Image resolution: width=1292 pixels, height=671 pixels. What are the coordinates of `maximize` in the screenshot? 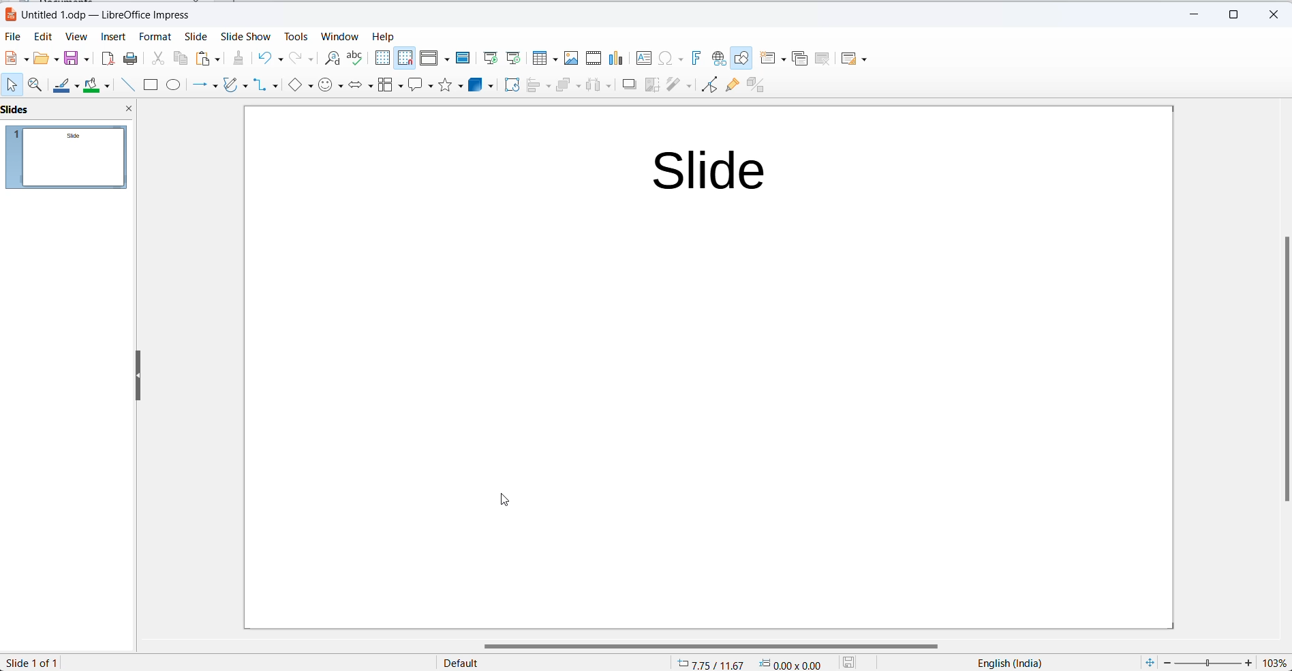 It's located at (1228, 17).